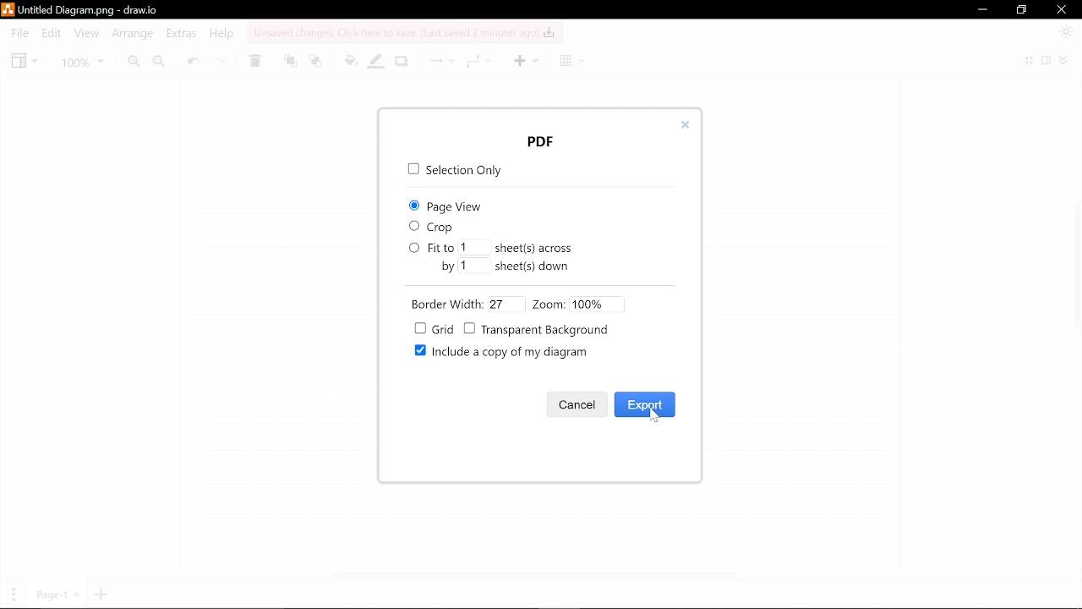 This screenshot has height=609, width=1082. Describe the element at coordinates (469, 304) in the screenshot. I see `Border width` at that location.